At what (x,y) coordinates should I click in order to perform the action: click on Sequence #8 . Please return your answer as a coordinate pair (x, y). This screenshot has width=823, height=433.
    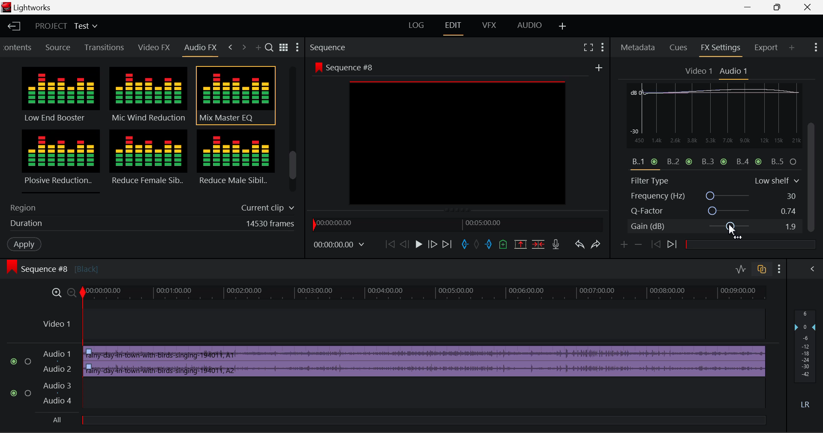
    Looking at the image, I should click on (343, 66).